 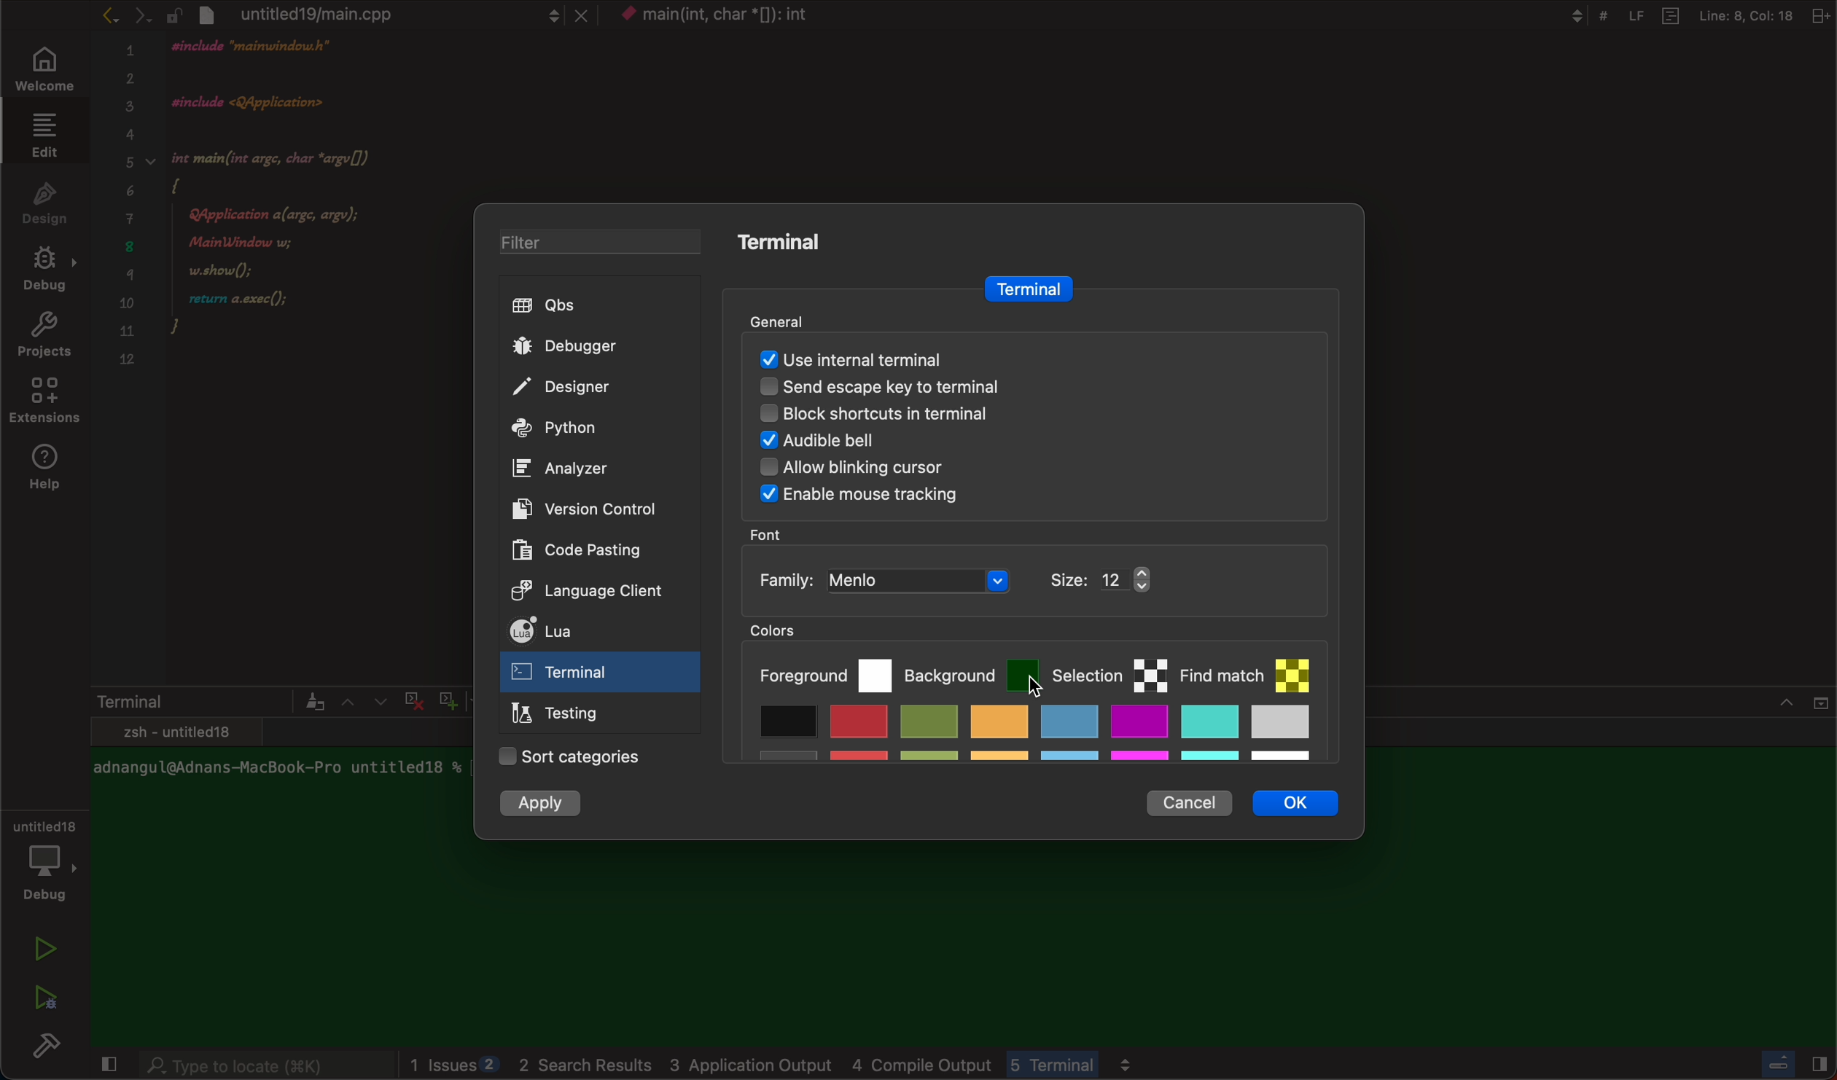 I want to click on audible bell, so click(x=986, y=443).